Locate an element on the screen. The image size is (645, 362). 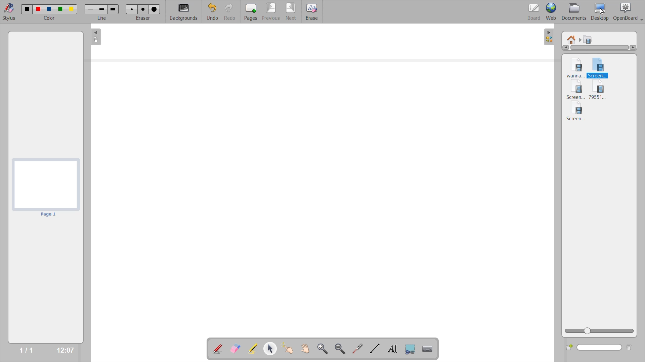
color 3 is located at coordinates (50, 9).